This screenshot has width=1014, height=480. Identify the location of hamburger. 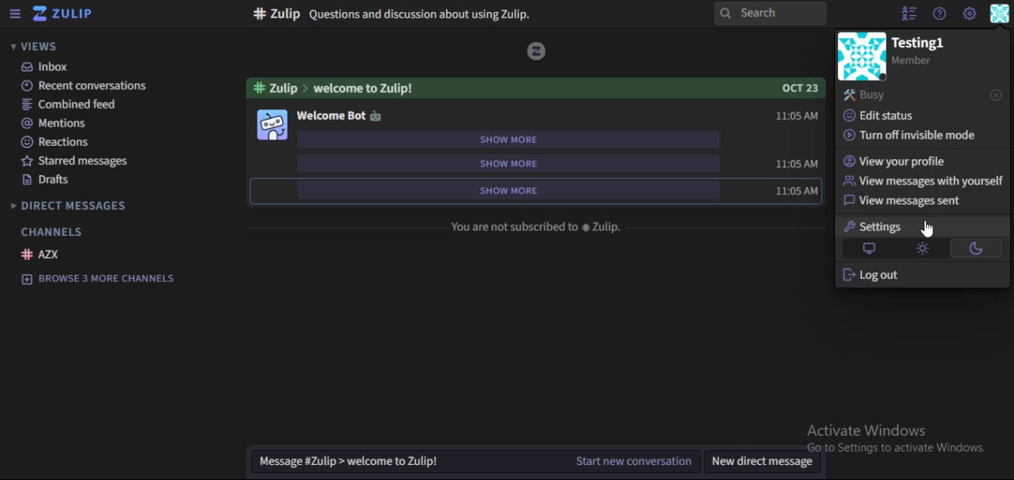
(14, 15).